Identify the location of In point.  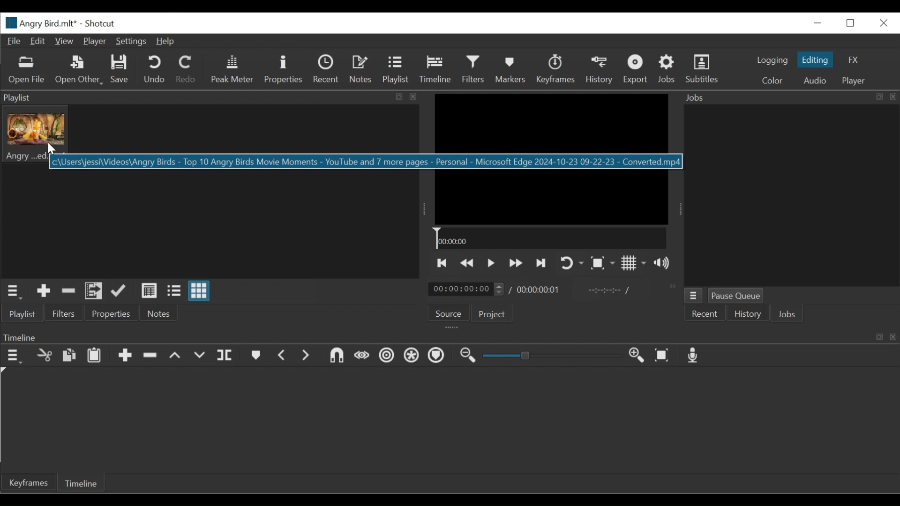
(604, 291).